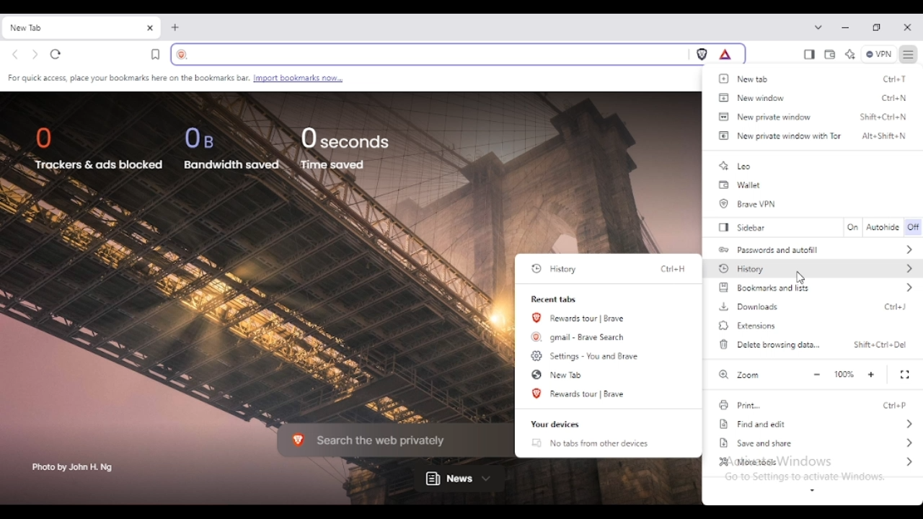 The height and width of the screenshot is (519, 923). What do you see at coordinates (555, 425) in the screenshot?
I see `your devices` at bounding box center [555, 425].